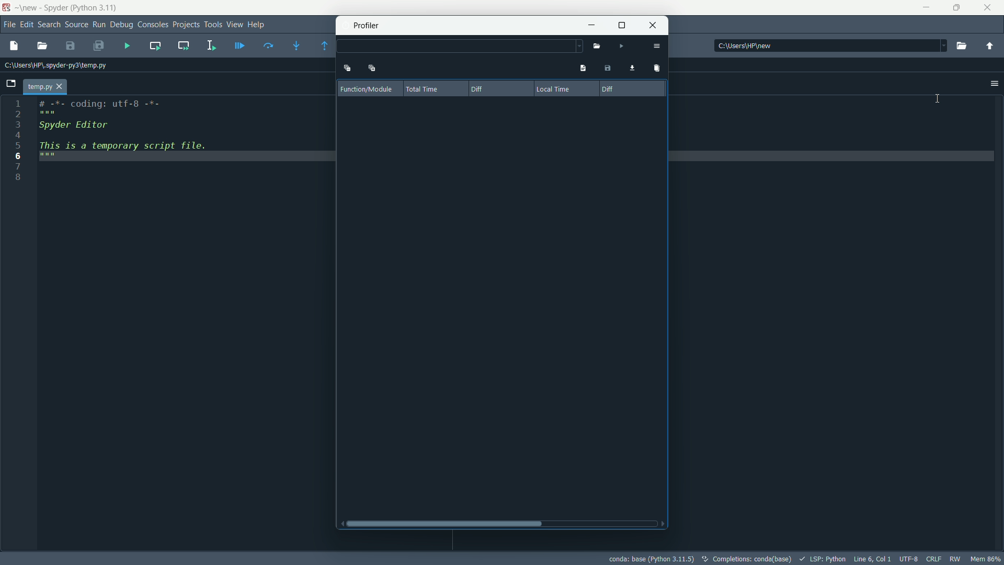  What do you see at coordinates (367, 26) in the screenshot?
I see `profiler` at bounding box center [367, 26].